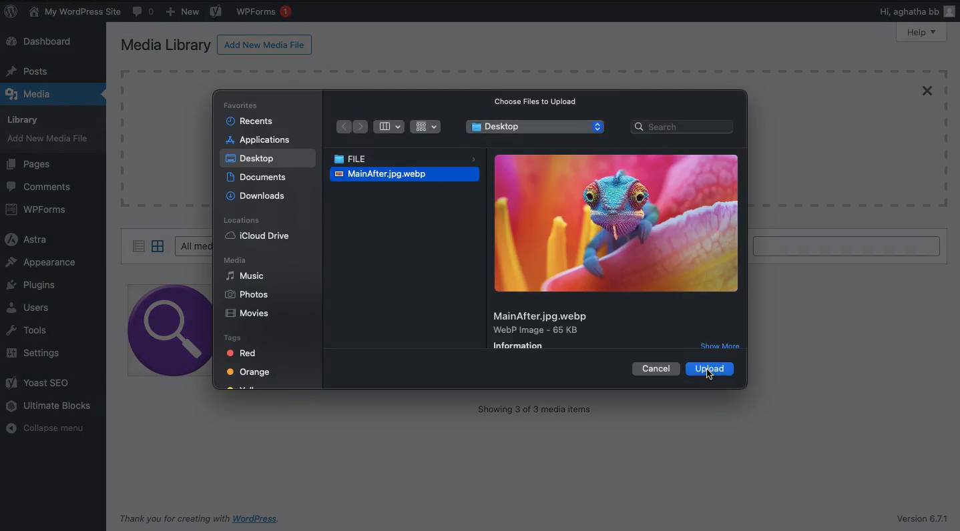 The width and height of the screenshot is (960, 531). I want to click on Collapse menu, so click(47, 428).